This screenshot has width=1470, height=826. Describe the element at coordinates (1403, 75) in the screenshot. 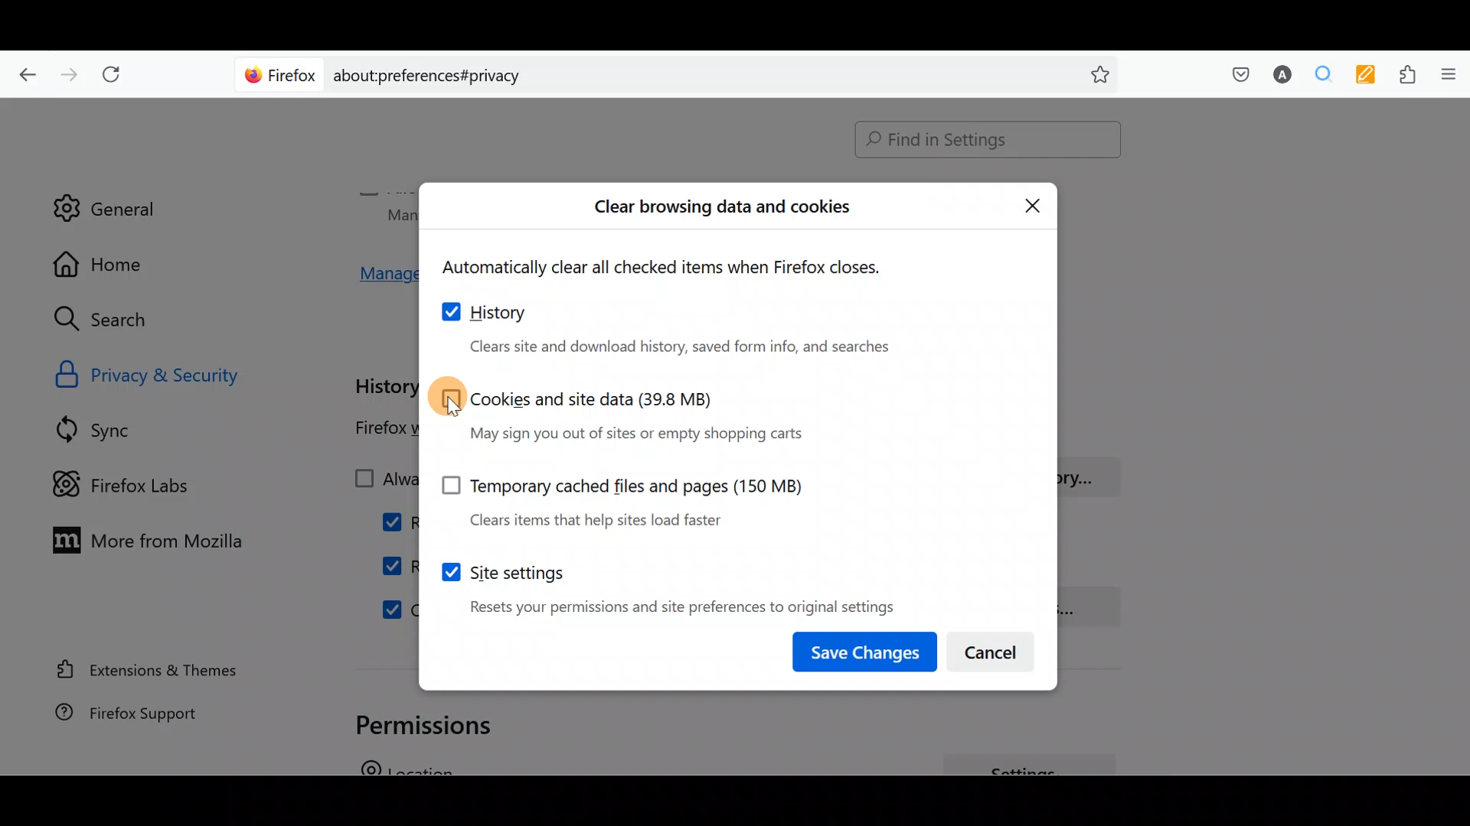

I see `Extensions` at that location.